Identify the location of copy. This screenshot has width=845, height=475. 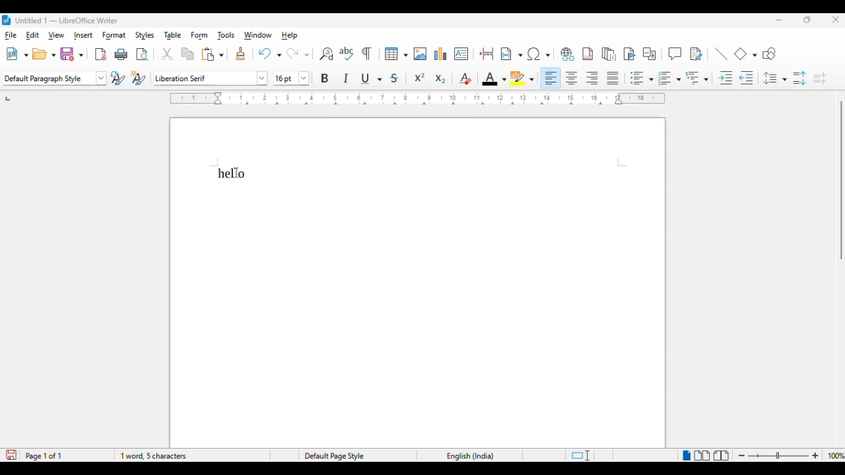
(188, 55).